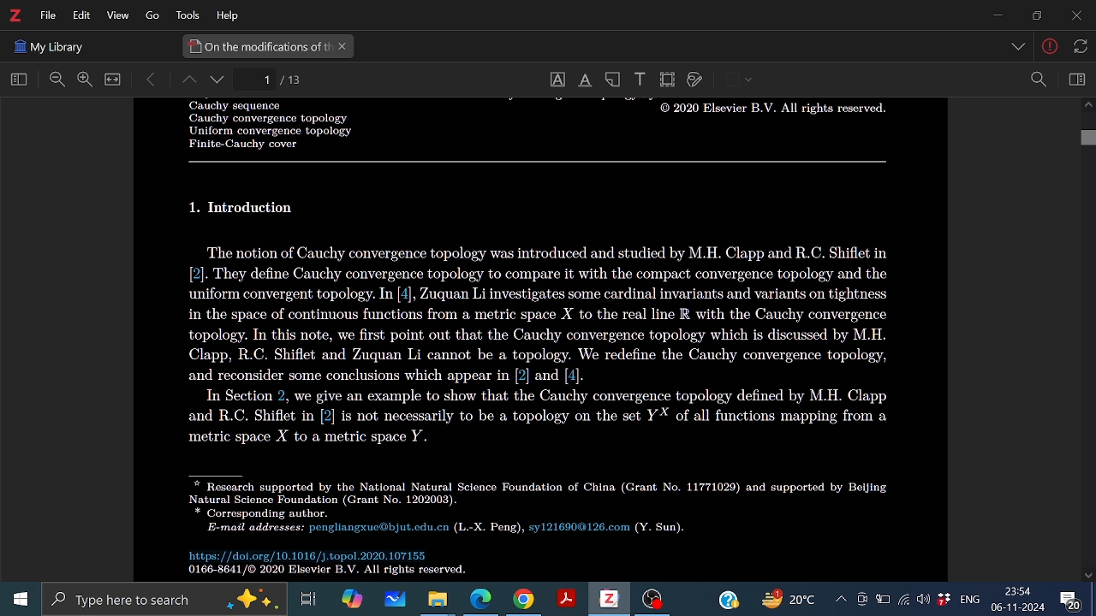  What do you see at coordinates (997, 16) in the screenshot?
I see `Minmize` at bounding box center [997, 16].